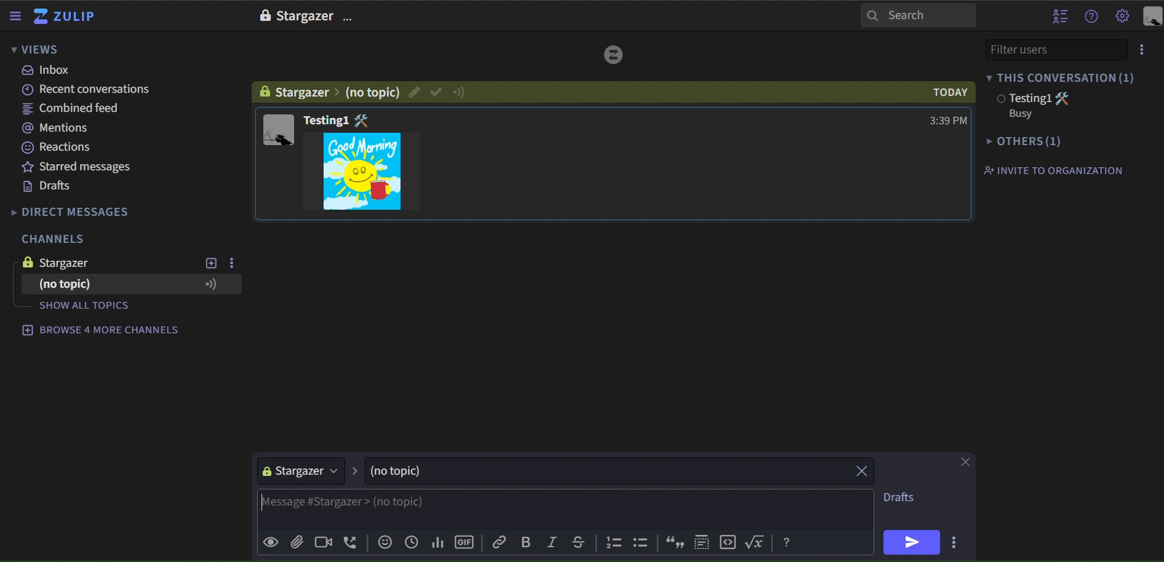 This screenshot has width=1164, height=562. What do you see at coordinates (234, 262) in the screenshot?
I see `options` at bounding box center [234, 262].